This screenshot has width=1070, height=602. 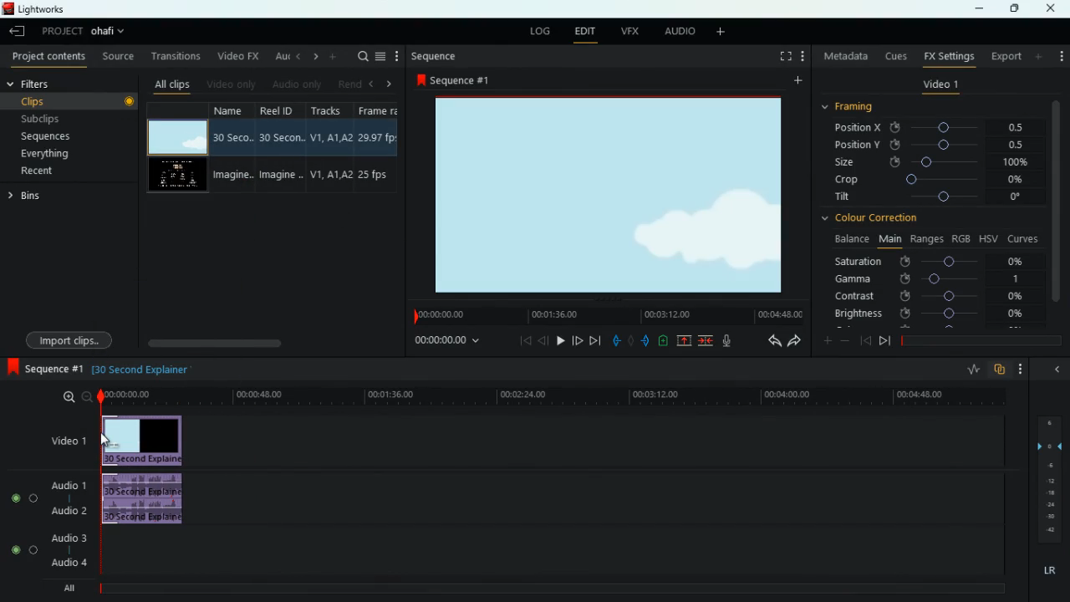 What do you see at coordinates (346, 84) in the screenshot?
I see `rend` at bounding box center [346, 84].